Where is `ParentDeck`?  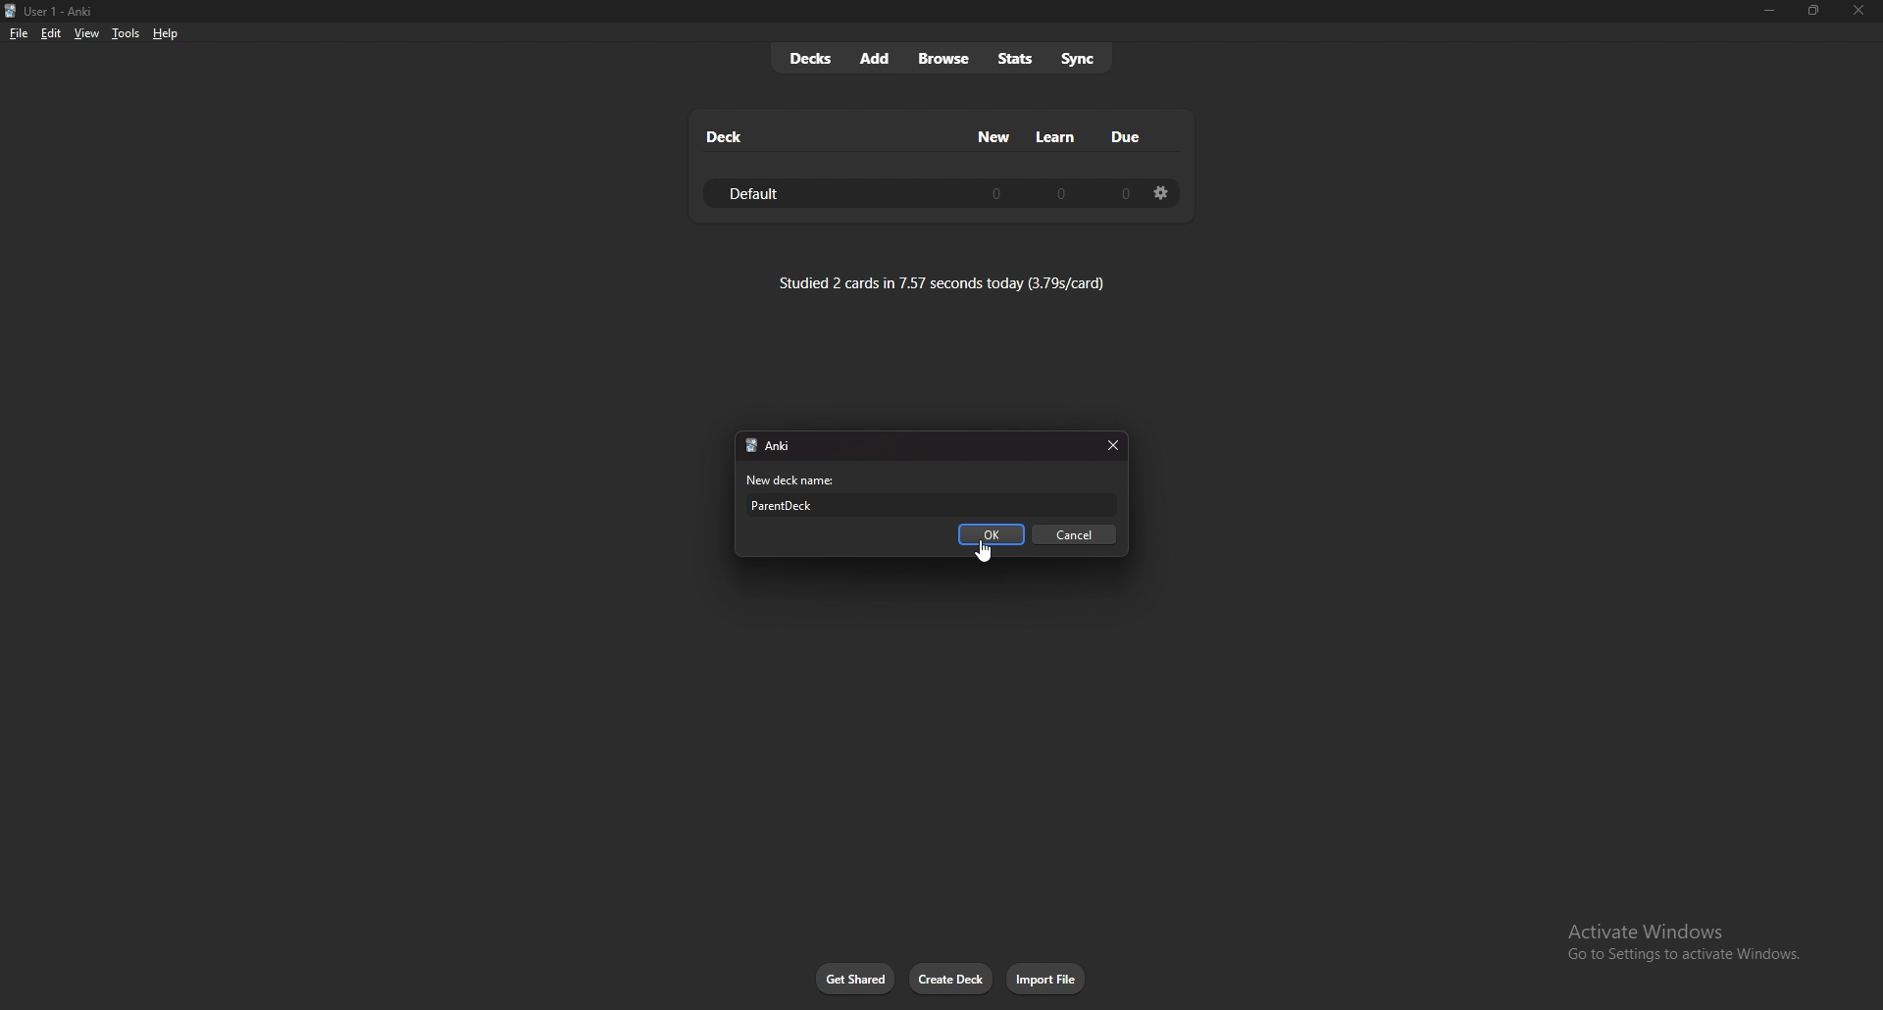 ParentDeck is located at coordinates (935, 505).